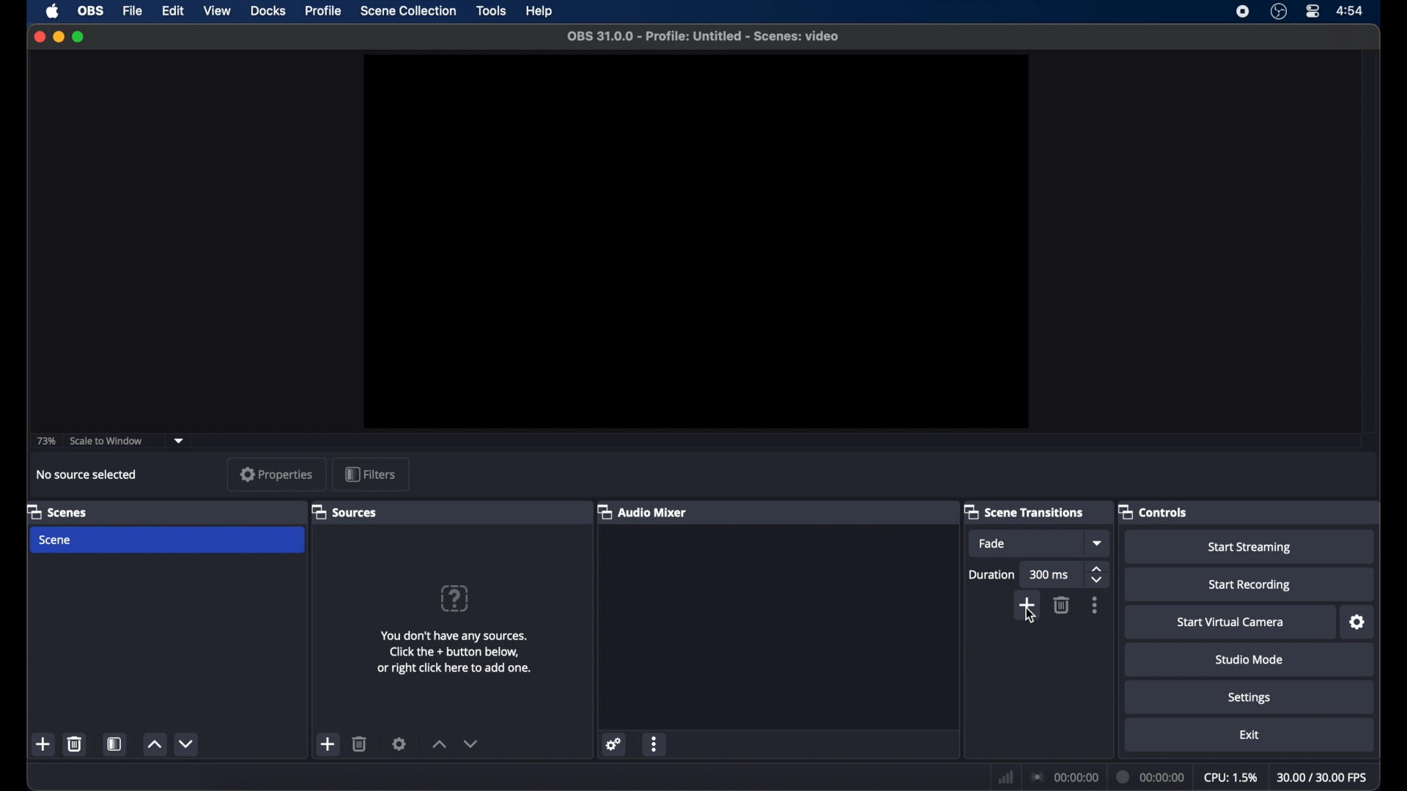  Describe the element at coordinates (408, 11) in the screenshot. I see `scene collection` at that location.